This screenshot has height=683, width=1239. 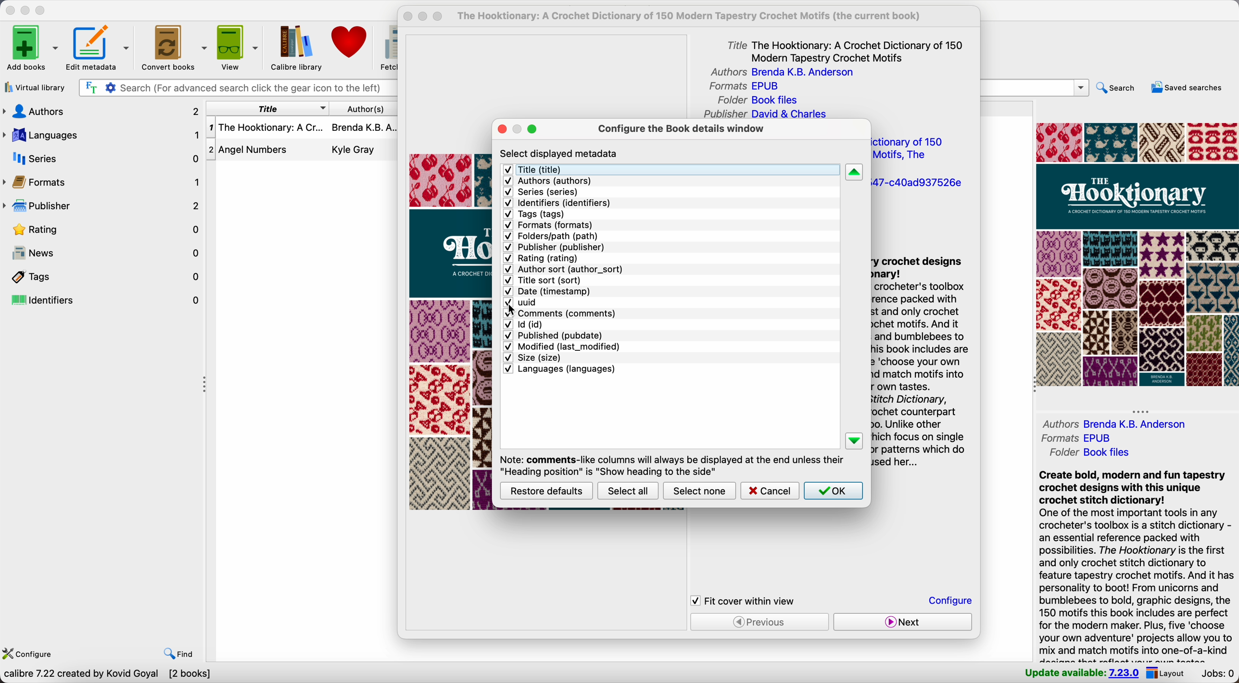 What do you see at coordinates (541, 169) in the screenshot?
I see `title` at bounding box center [541, 169].